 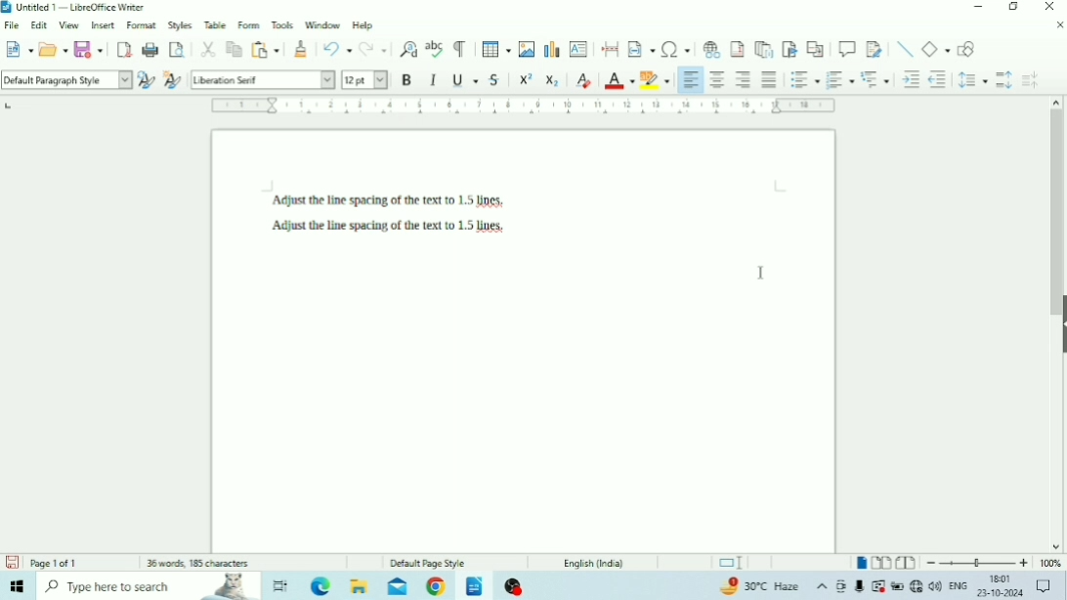 I want to click on Zoom Out/In, so click(x=977, y=562).